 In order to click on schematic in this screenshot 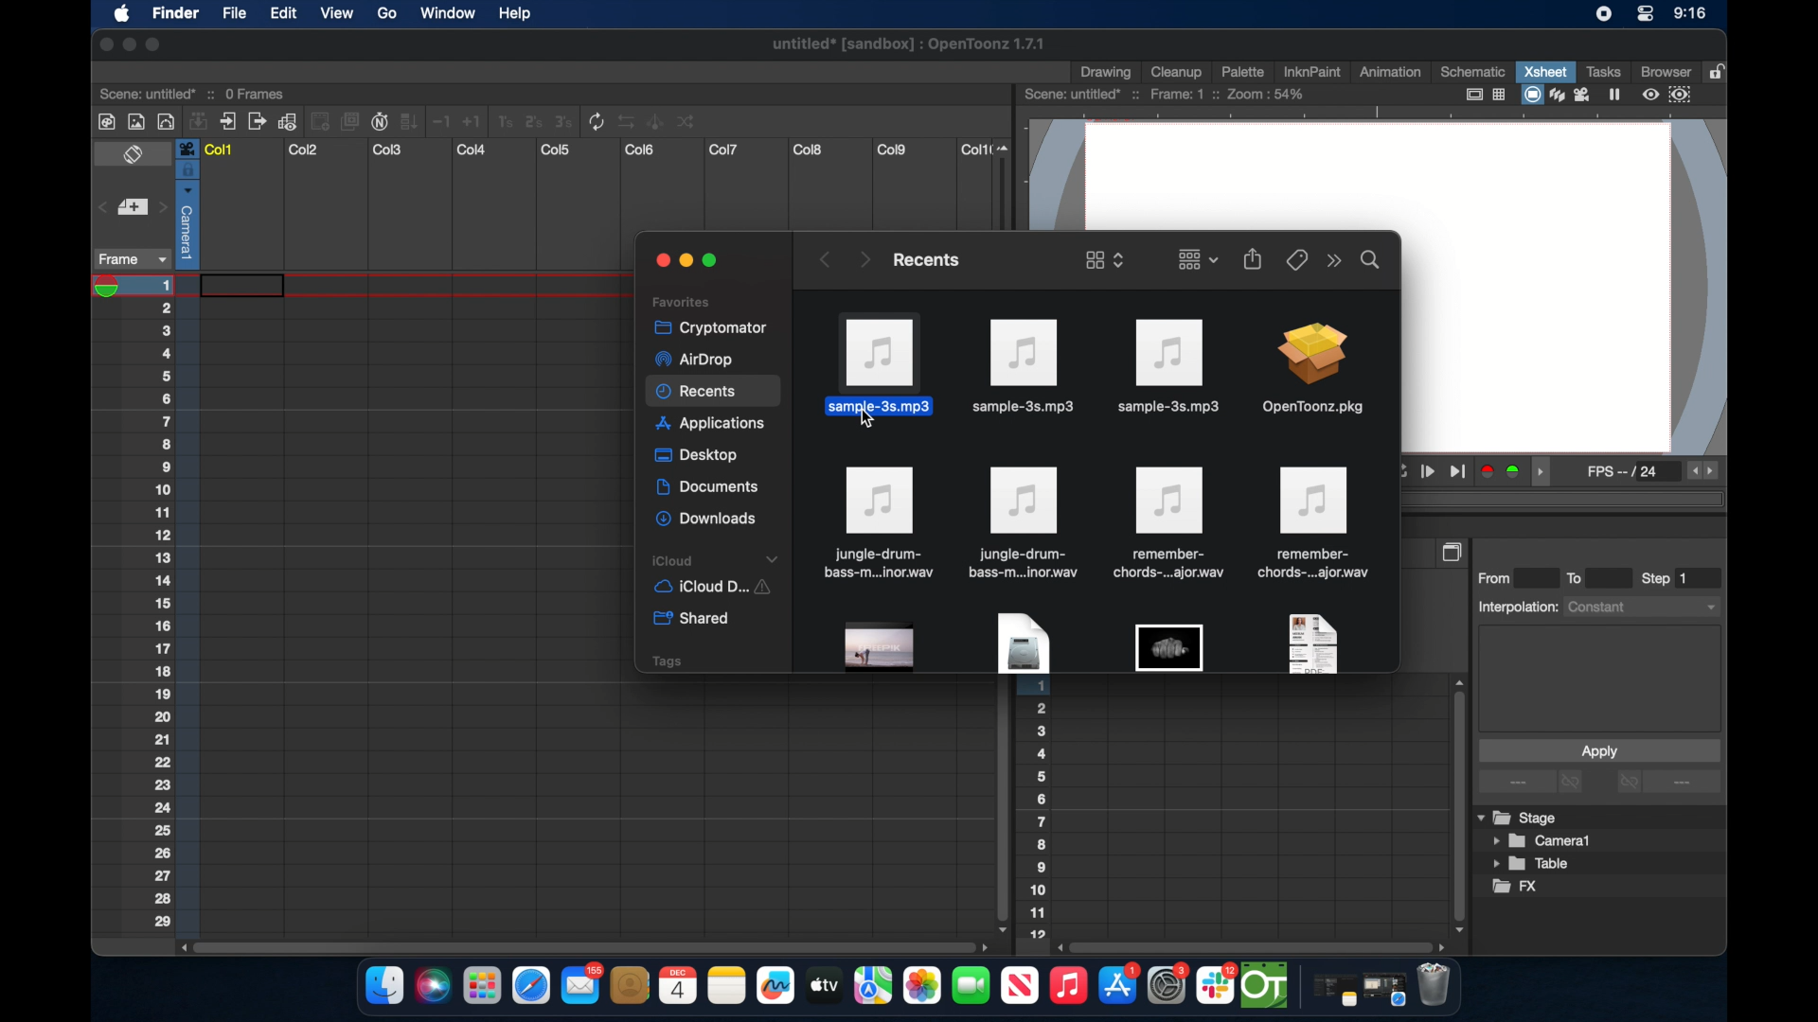, I will do `click(1473, 71)`.